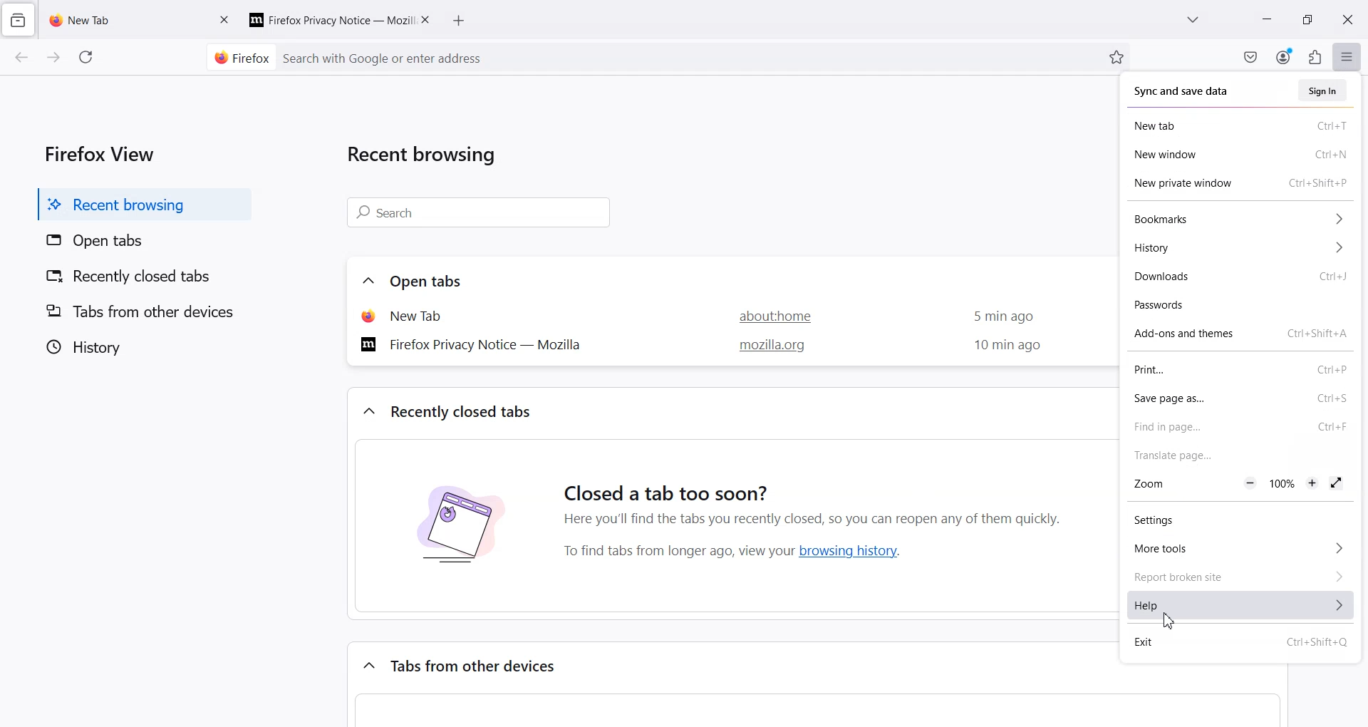 Image resolution: width=1368 pixels, height=727 pixels. I want to click on Add-ons and themes, so click(1239, 335).